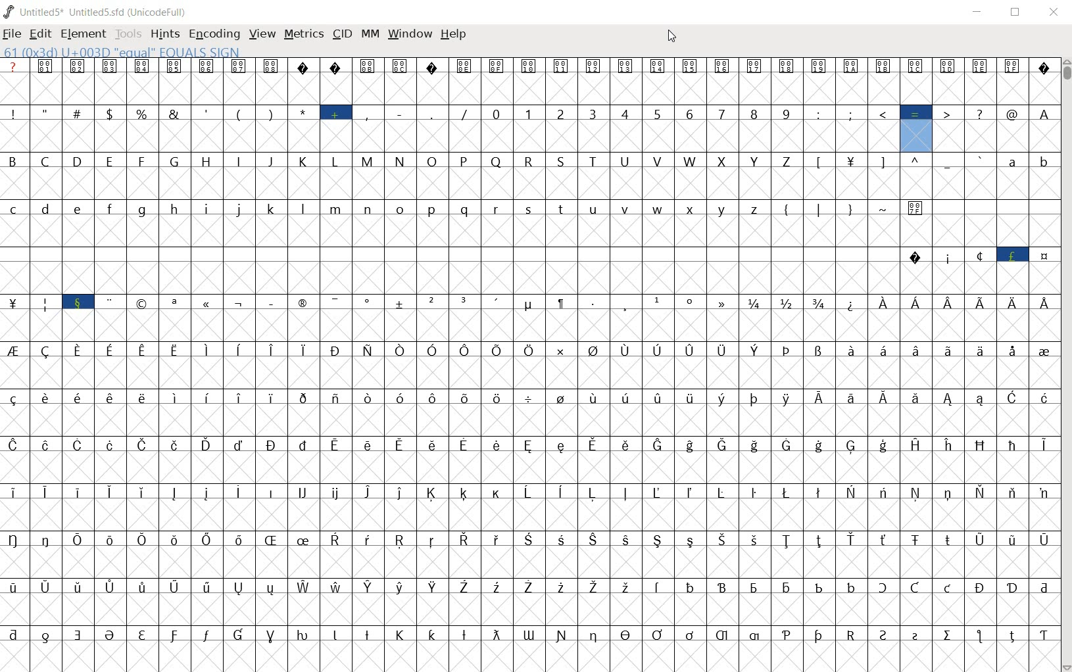 This screenshot has height=672, width=1072. What do you see at coordinates (1017, 13) in the screenshot?
I see `restore down` at bounding box center [1017, 13].